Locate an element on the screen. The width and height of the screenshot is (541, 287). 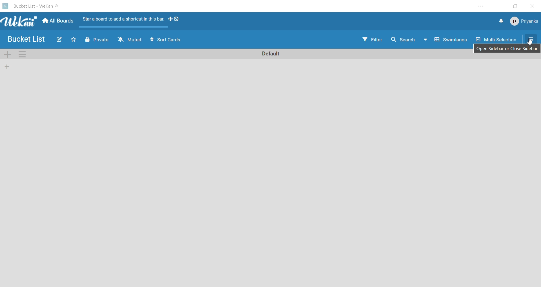
selecting open sidebar or close sidebar is located at coordinates (531, 39).